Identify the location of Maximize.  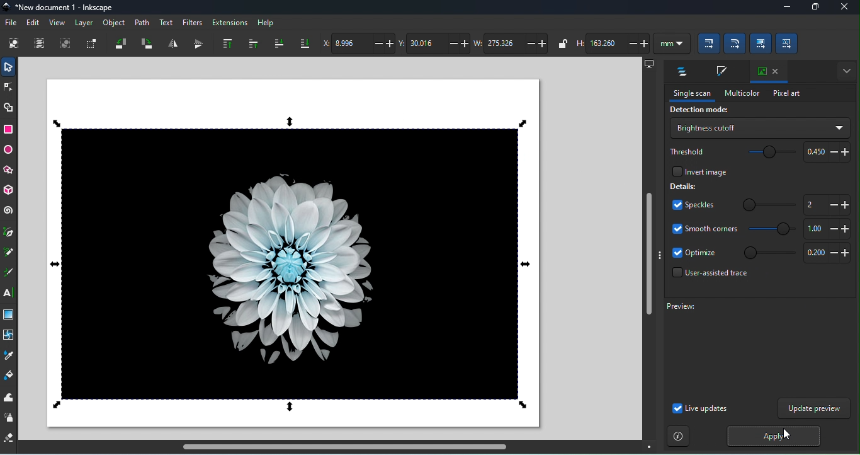
(813, 8).